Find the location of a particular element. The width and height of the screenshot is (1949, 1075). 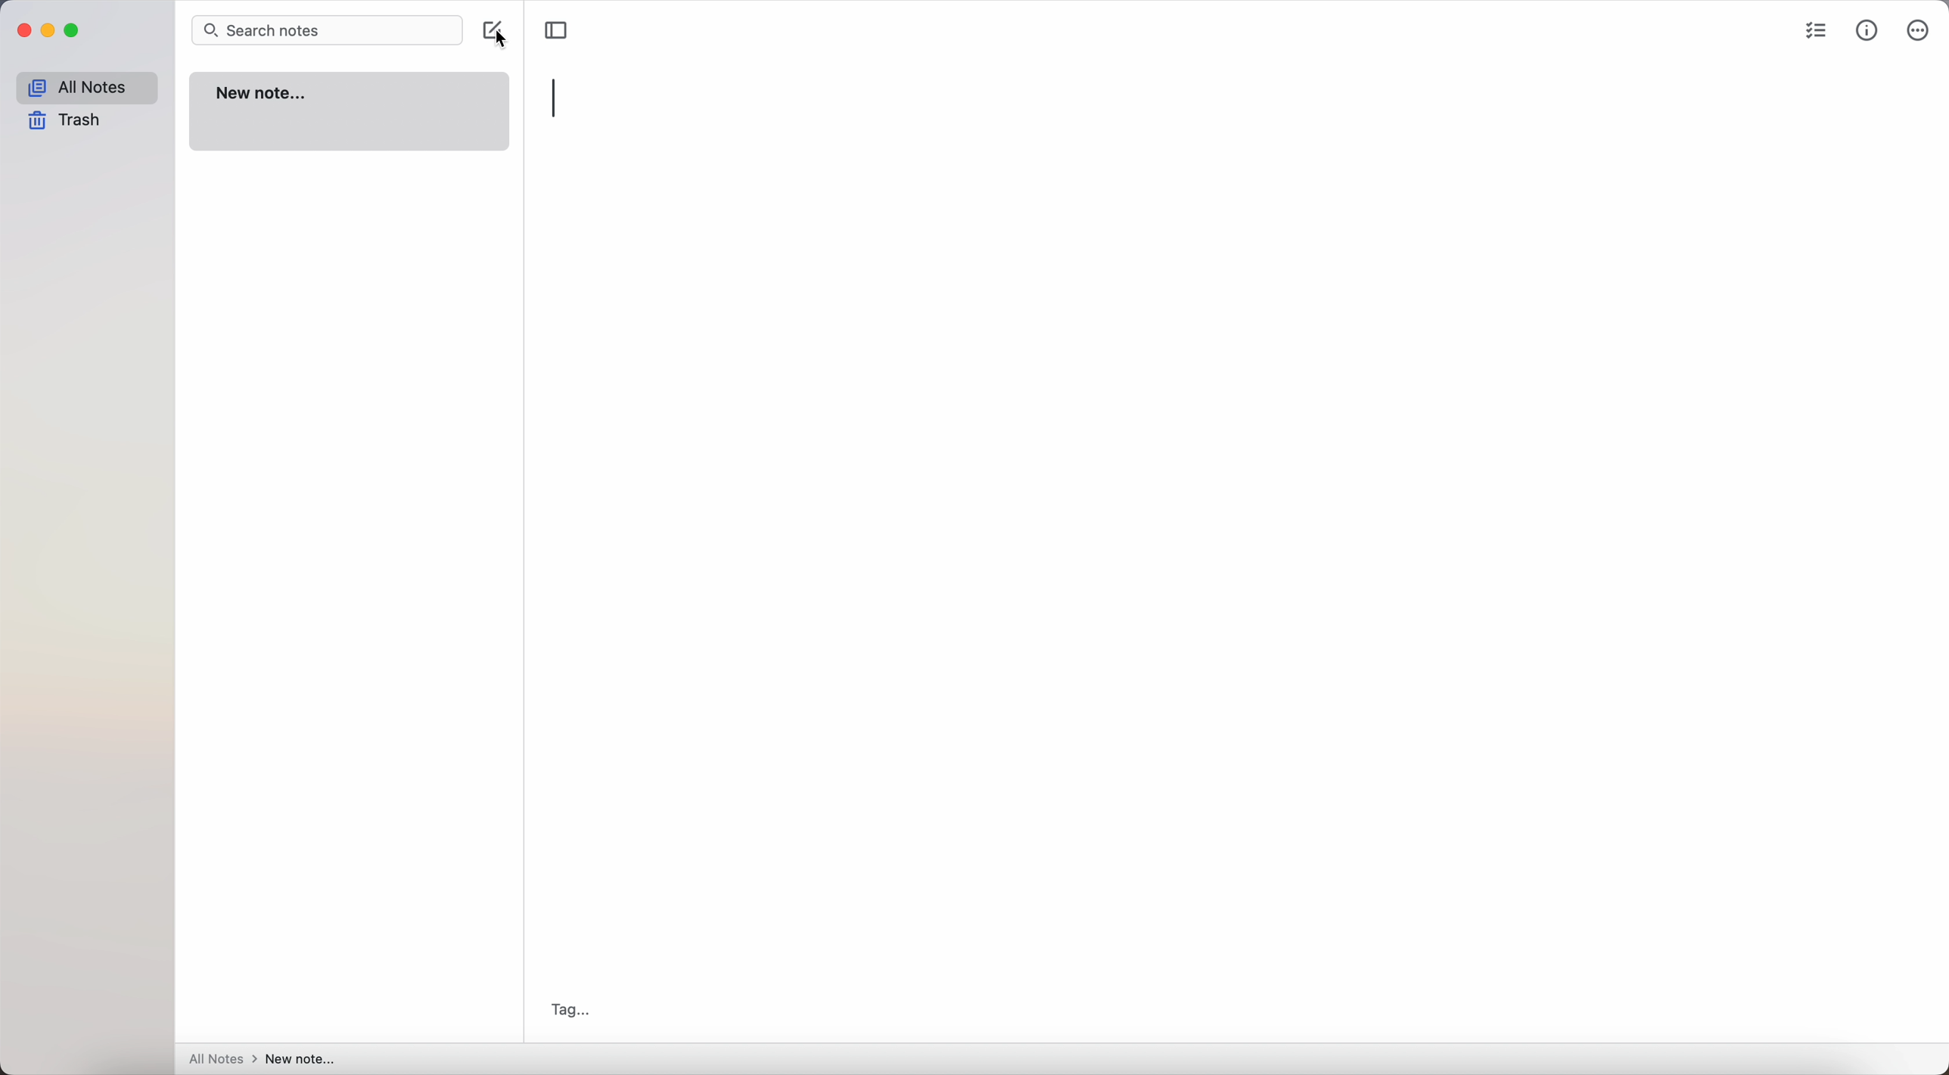

cursor is located at coordinates (494, 35).